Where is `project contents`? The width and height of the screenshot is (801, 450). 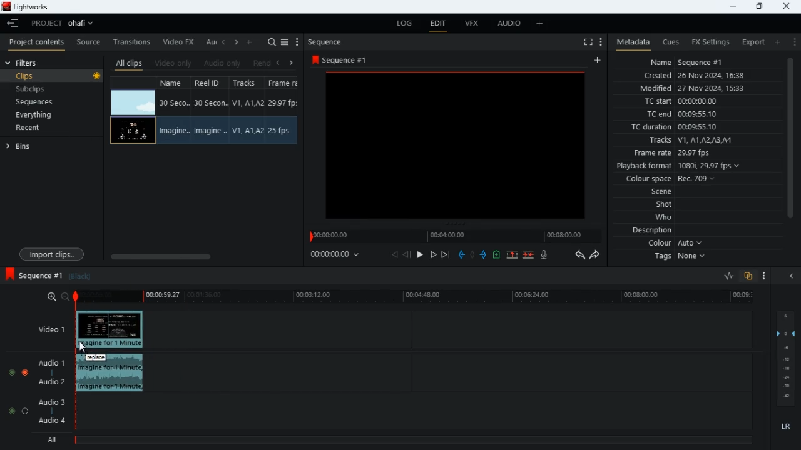
project contents is located at coordinates (39, 42).